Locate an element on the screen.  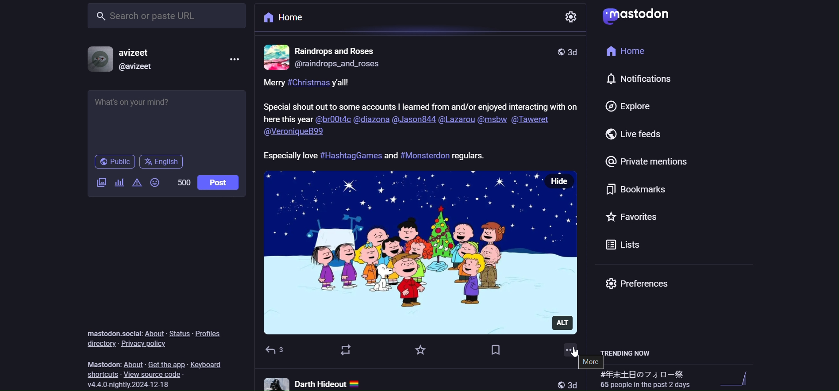
mastodon is located at coordinates (103, 364).